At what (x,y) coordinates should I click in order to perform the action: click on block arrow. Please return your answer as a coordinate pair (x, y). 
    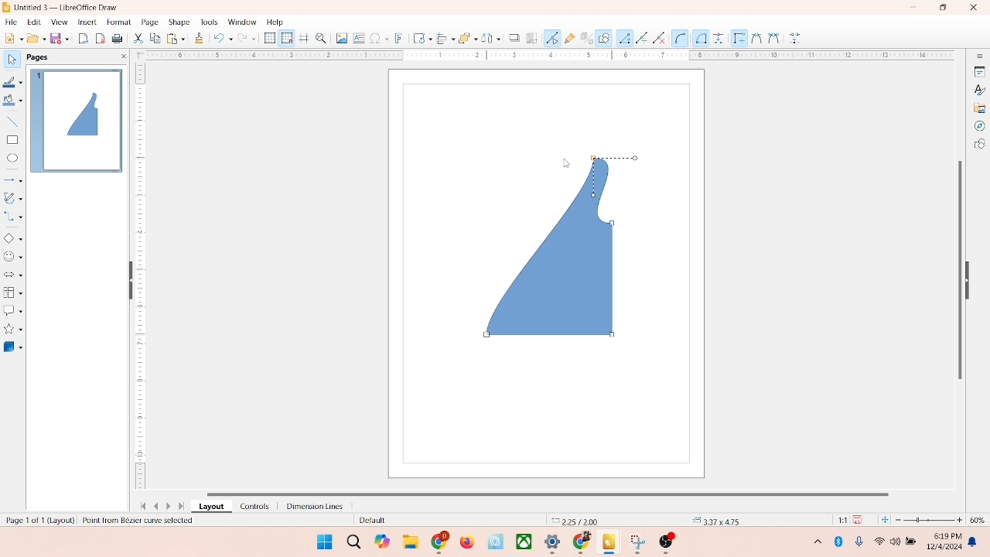
    Looking at the image, I should click on (13, 275).